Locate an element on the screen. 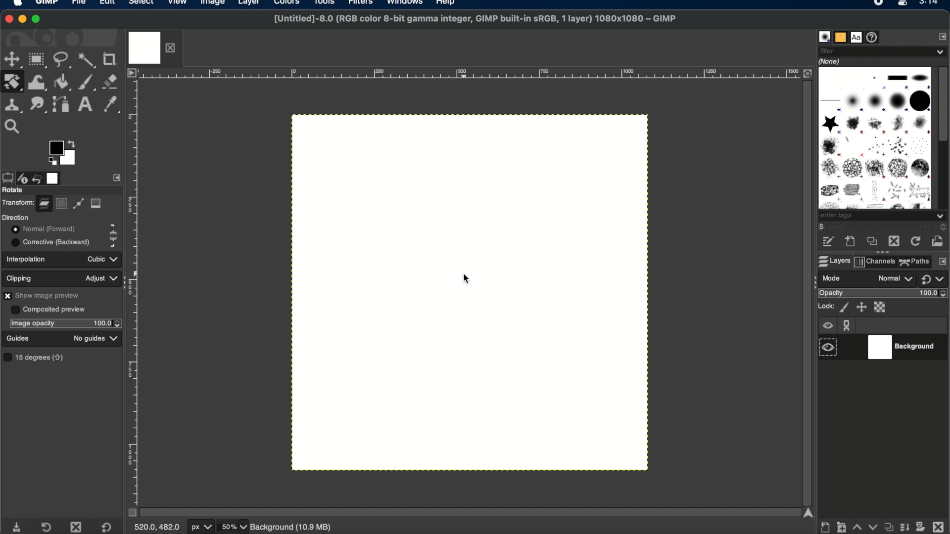  scroll box is located at coordinates (944, 105).